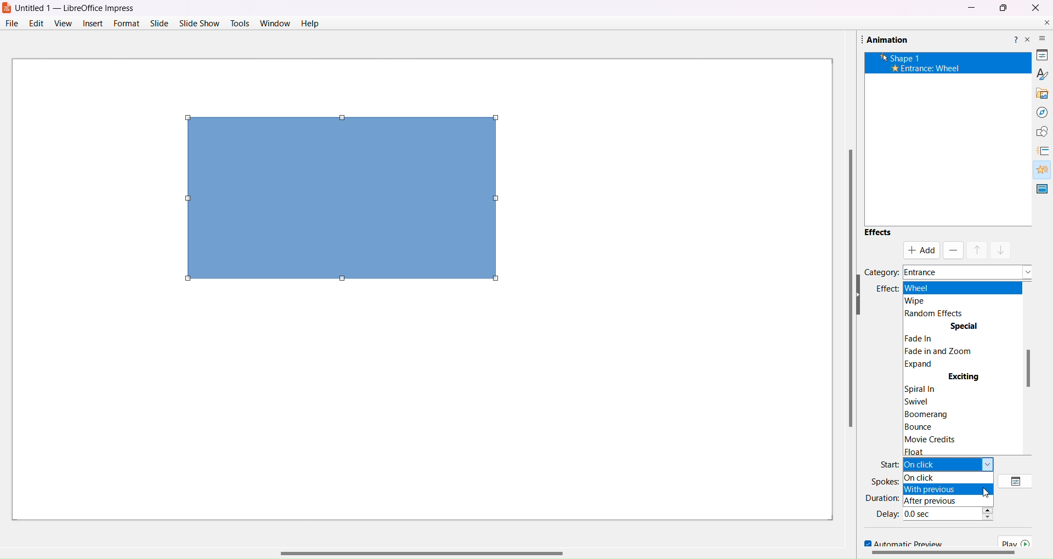 This screenshot has height=559, width=1053. I want to click on Types of start, so click(954, 465).